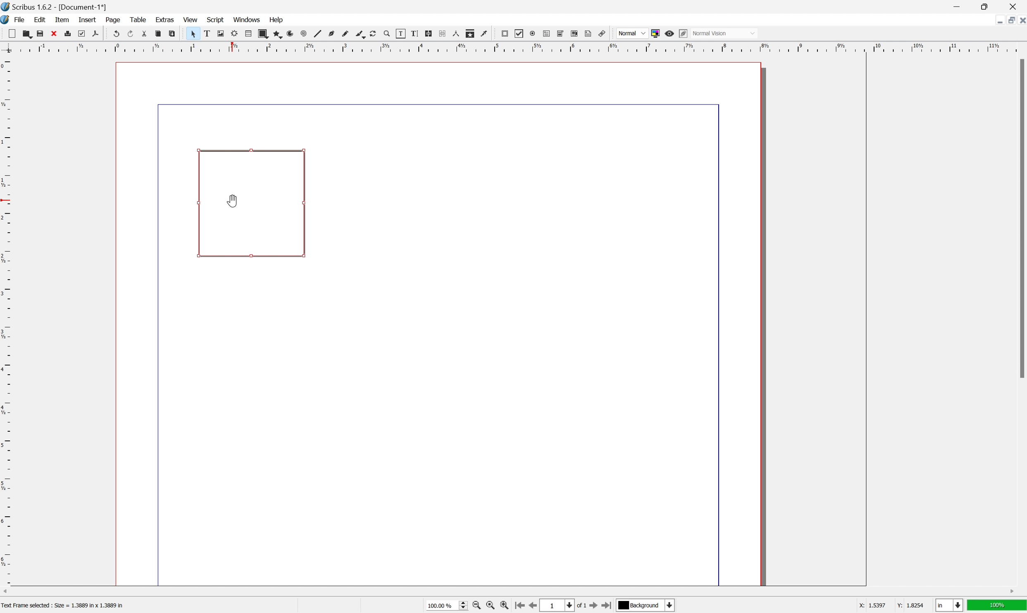  What do you see at coordinates (54, 33) in the screenshot?
I see `close` at bounding box center [54, 33].